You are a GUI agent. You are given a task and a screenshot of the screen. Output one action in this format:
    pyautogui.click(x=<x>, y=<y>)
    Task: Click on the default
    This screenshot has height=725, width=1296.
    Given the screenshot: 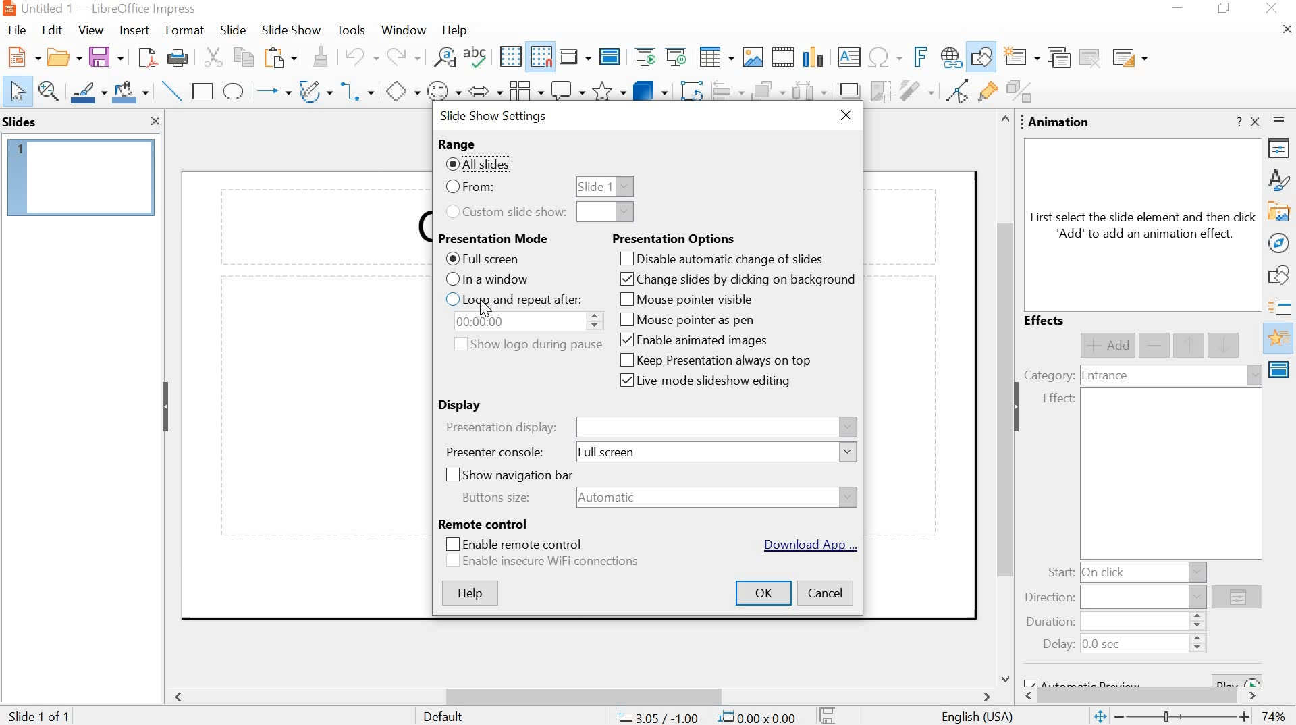 What is the action you would take?
    pyautogui.click(x=444, y=716)
    